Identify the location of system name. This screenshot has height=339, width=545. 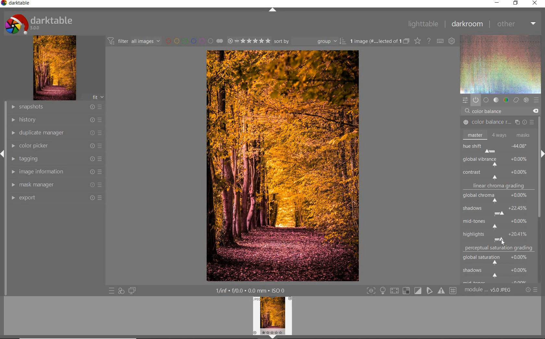
(16, 3).